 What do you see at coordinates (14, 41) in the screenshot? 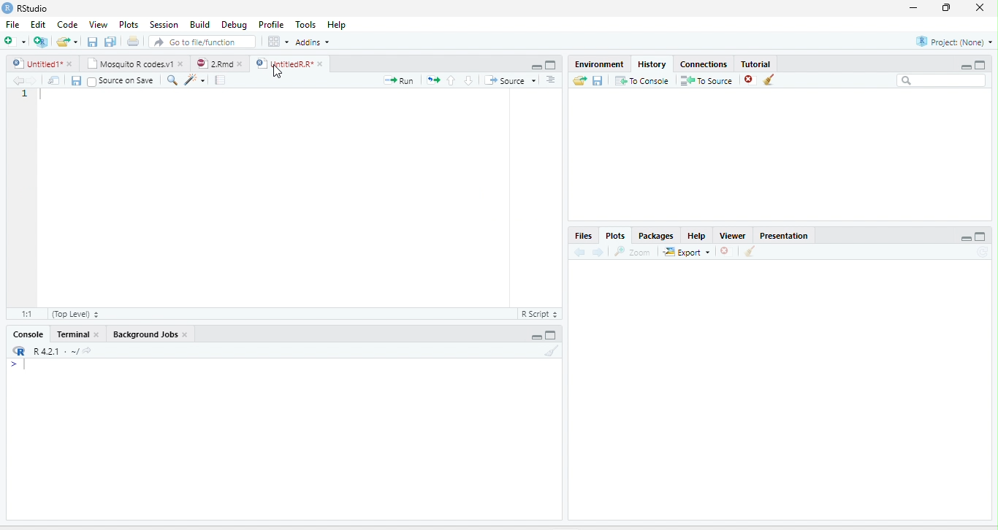
I see `New file` at bounding box center [14, 41].